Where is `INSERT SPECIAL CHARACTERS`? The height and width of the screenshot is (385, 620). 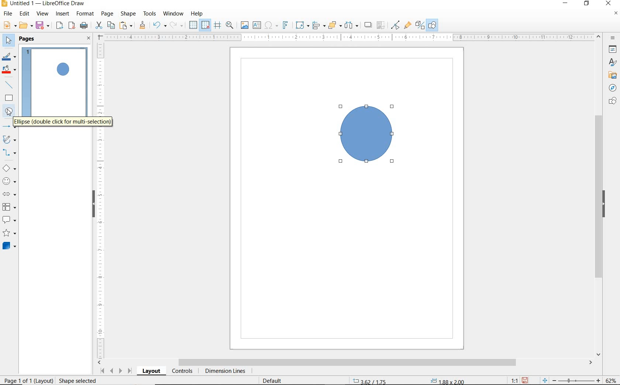
INSERT SPECIAL CHARACTERS is located at coordinates (270, 26).